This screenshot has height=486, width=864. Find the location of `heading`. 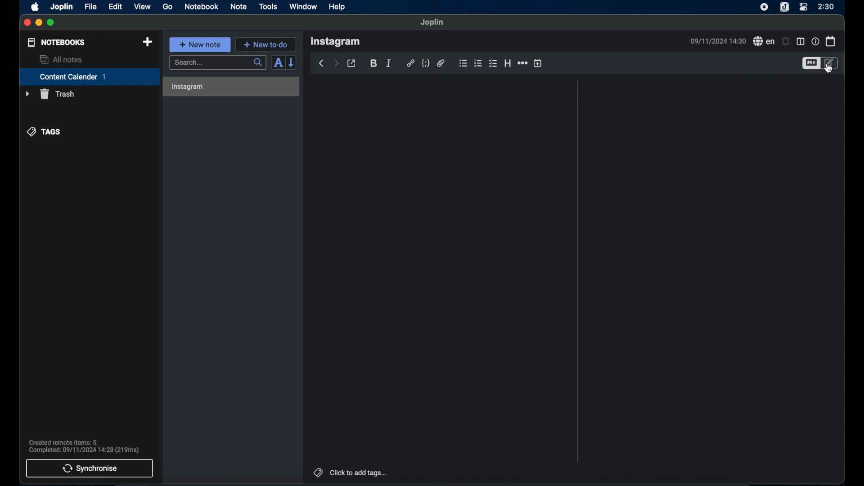

heading is located at coordinates (508, 63).